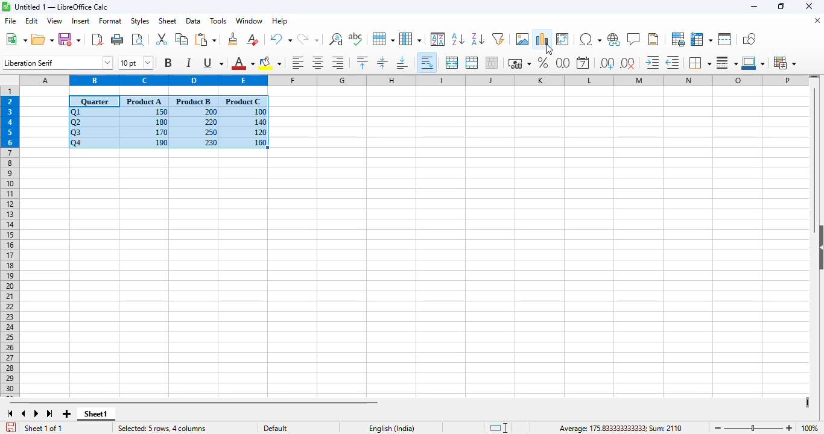 This screenshot has height=434, width=824. Describe the element at coordinates (118, 39) in the screenshot. I see `print` at that location.